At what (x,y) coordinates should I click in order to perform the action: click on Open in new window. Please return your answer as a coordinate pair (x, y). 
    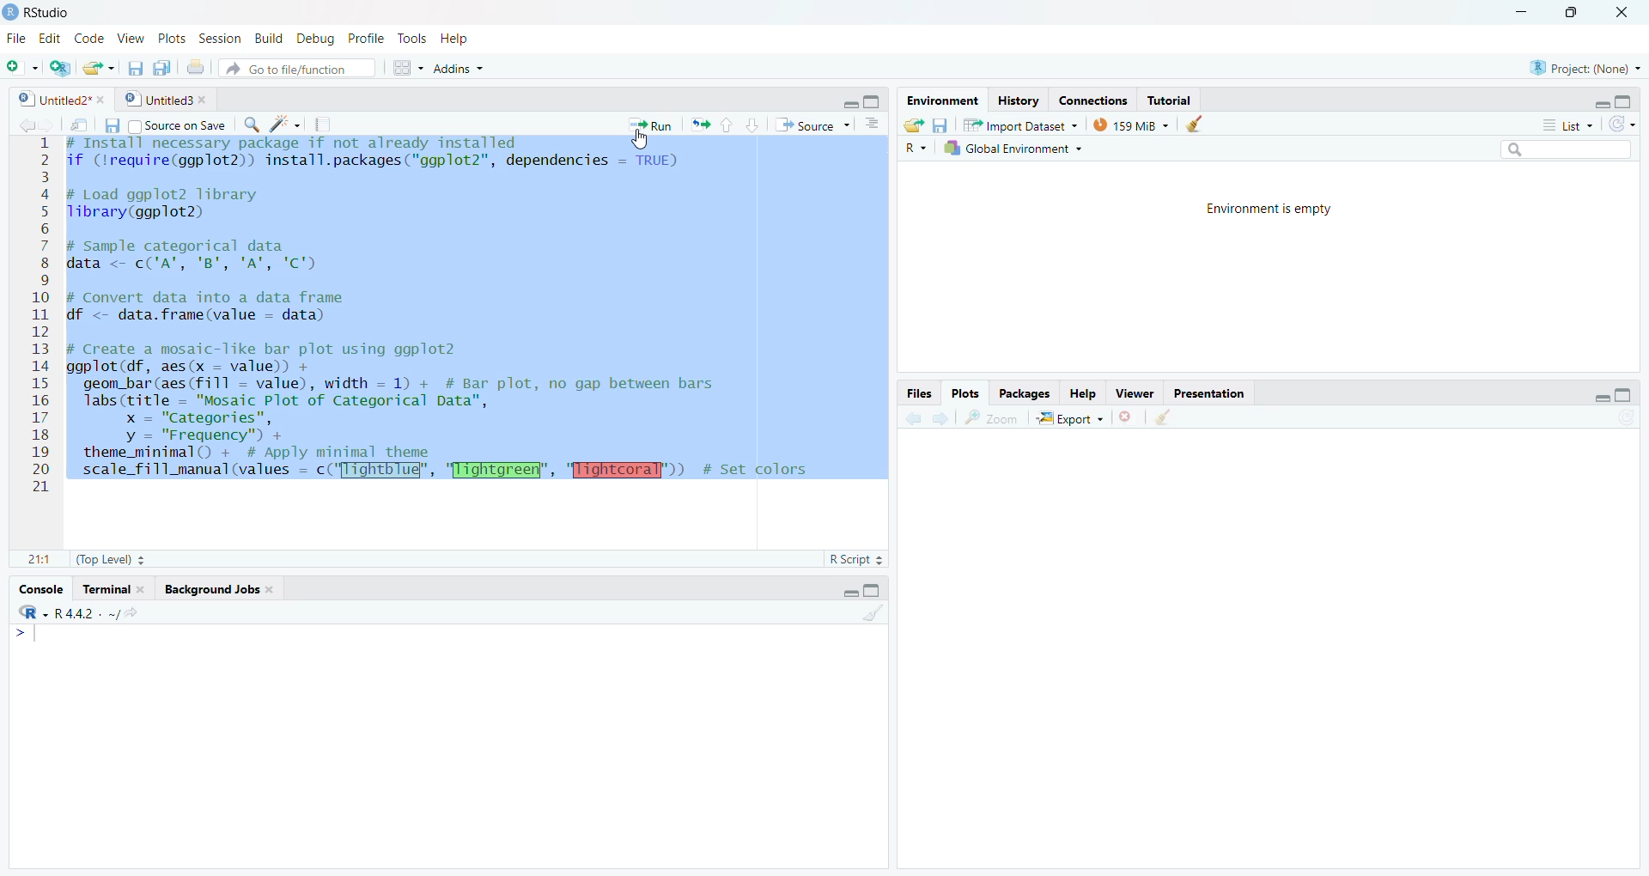
    Looking at the image, I should click on (81, 125).